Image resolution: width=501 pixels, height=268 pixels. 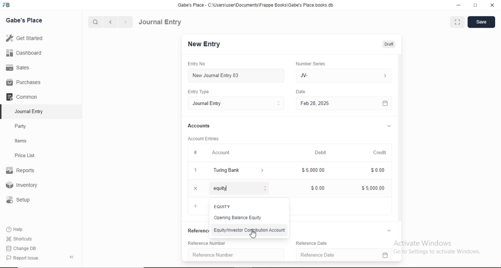 I want to click on equity, so click(x=222, y=188).